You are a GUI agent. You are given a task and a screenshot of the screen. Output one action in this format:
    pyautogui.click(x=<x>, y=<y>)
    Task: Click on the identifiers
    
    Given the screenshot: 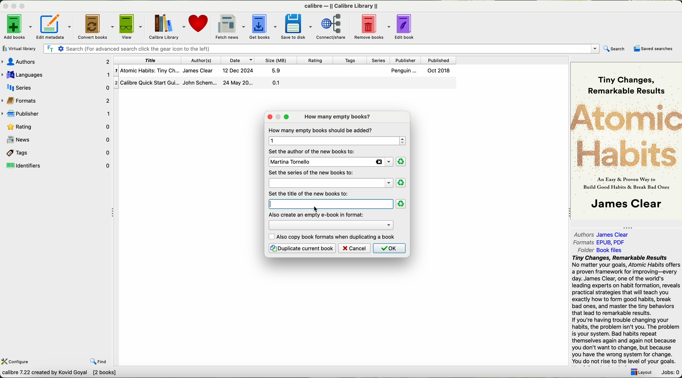 What is the action you would take?
    pyautogui.click(x=57, y=166)
    